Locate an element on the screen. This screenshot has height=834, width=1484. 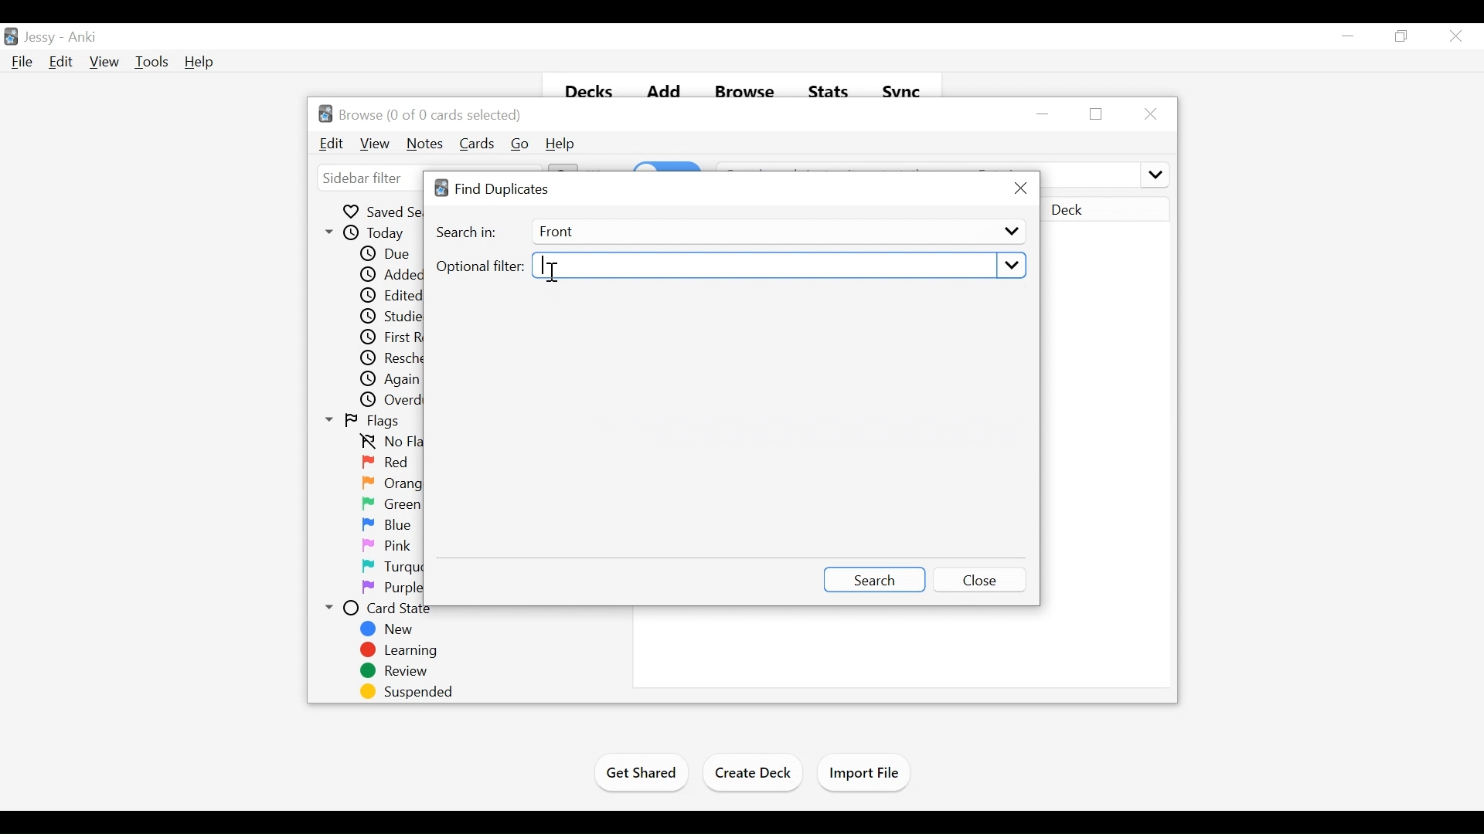
Create Deck is located at coordinates (753, 775).